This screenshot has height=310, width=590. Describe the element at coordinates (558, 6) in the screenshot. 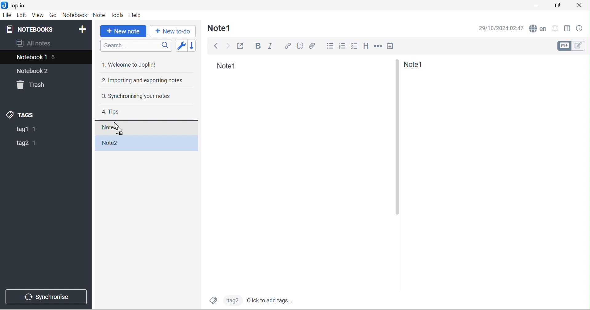

I see `Restore down` at that location.